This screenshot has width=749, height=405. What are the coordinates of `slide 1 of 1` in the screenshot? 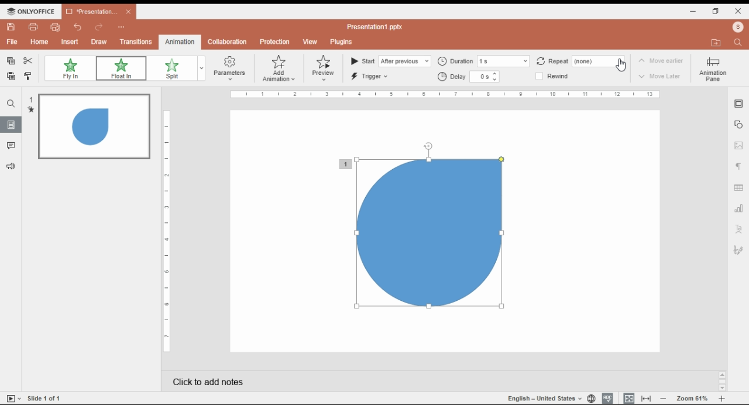 It's located at (47, 398).